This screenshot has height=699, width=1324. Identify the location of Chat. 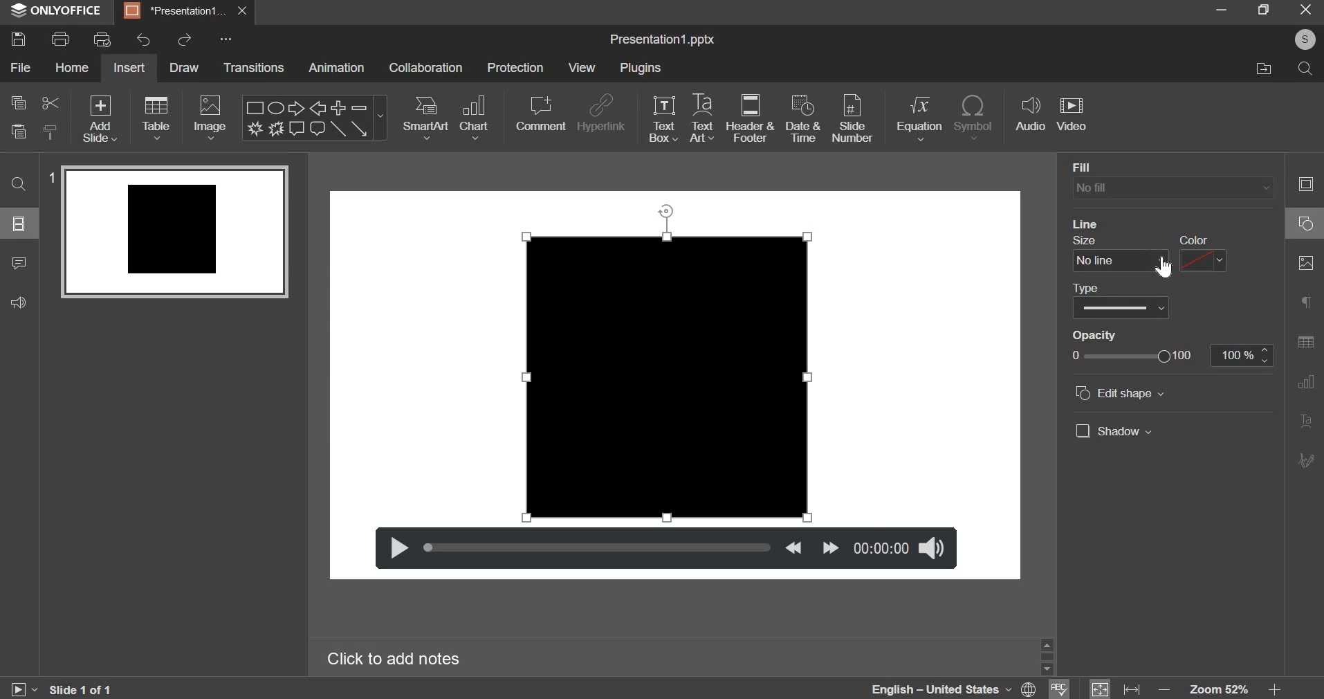
(318, 129).